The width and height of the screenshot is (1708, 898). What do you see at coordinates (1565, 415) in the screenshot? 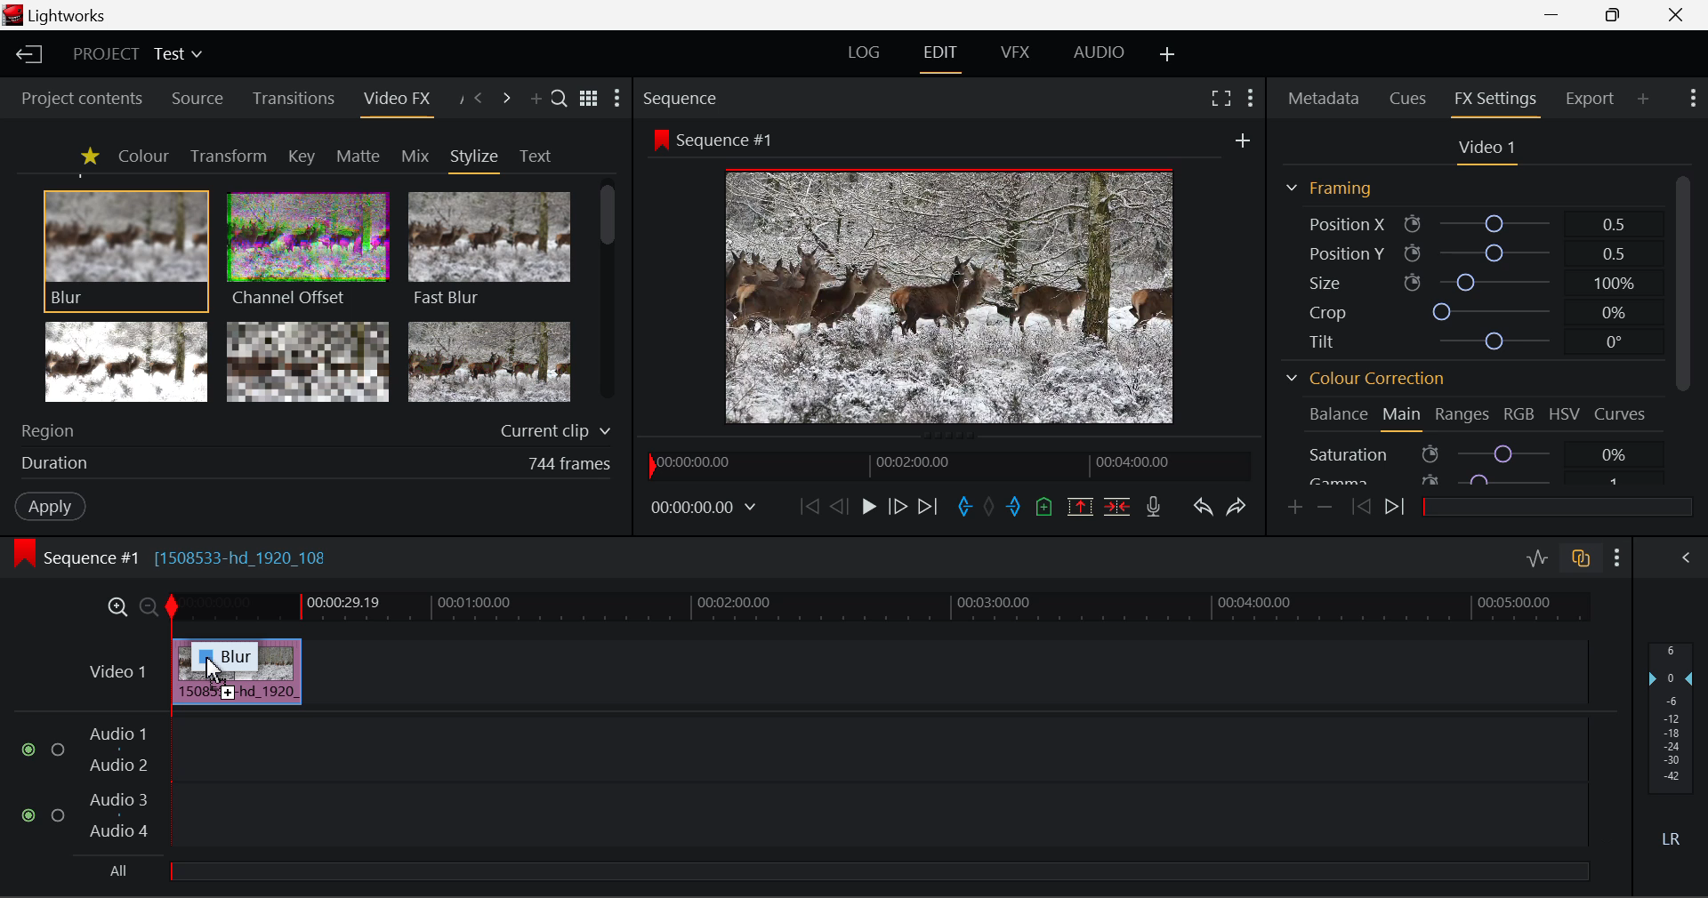
I see `HSV` at bounding box center [1565, 415].